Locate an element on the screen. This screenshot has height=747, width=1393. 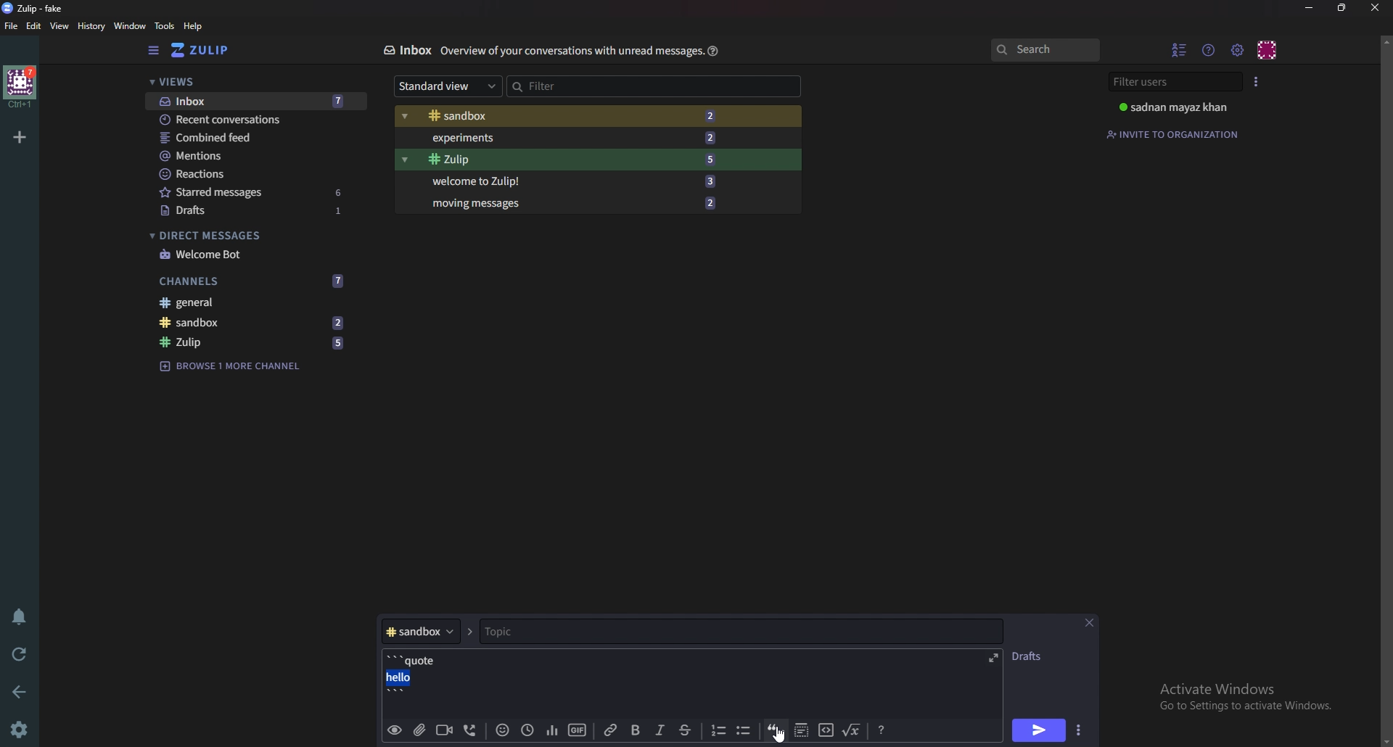
DRAFTS is located at coordinates (1032, 656).